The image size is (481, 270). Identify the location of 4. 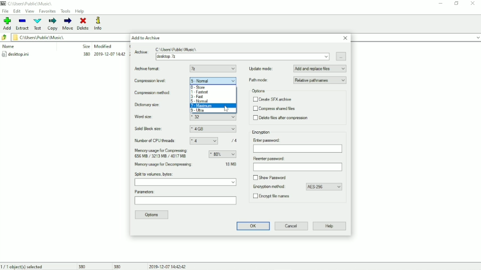
(204, 141).